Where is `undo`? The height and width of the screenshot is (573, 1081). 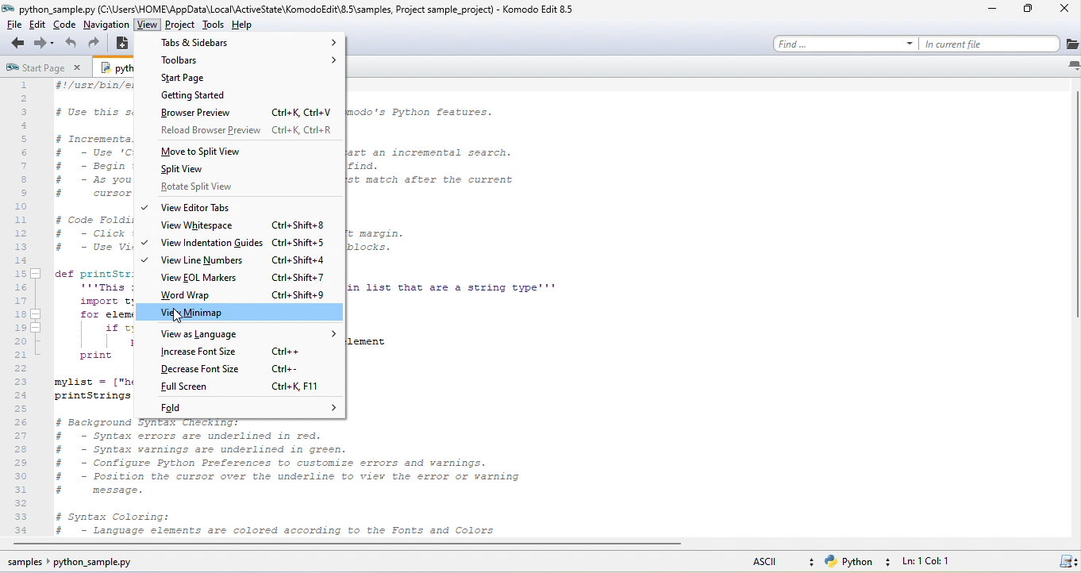 undo is located at coordinates (71, 45).